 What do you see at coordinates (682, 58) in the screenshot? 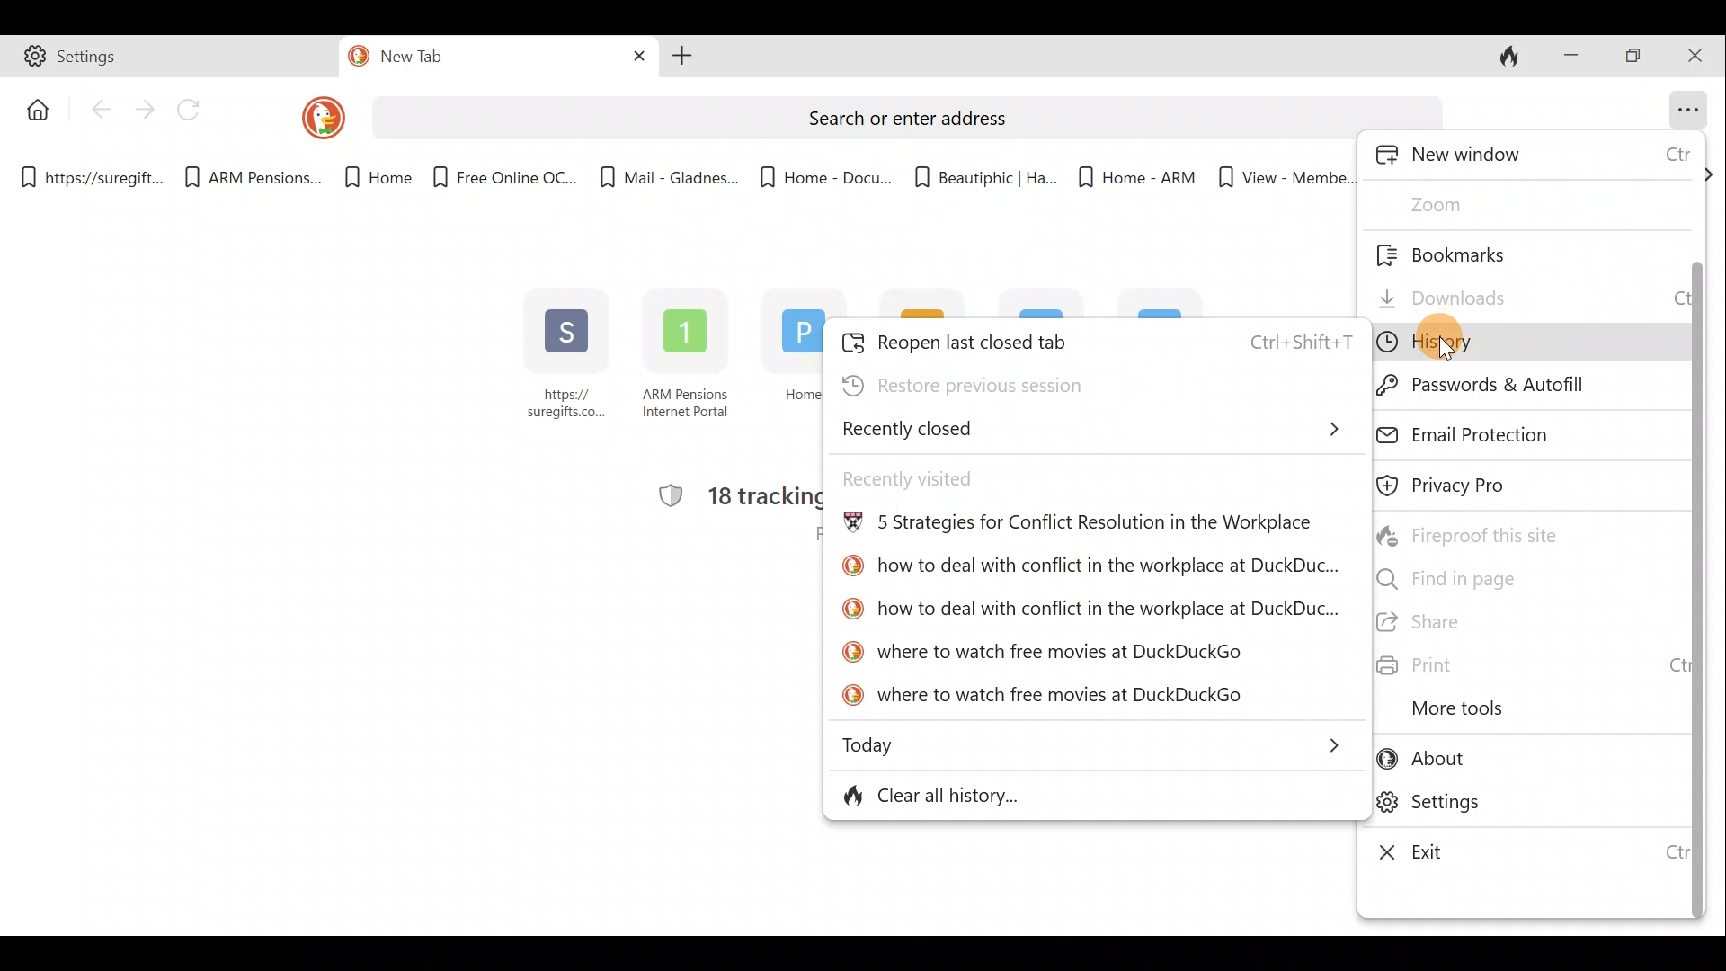
I see `Add tab` at bounding box center [682, 58].